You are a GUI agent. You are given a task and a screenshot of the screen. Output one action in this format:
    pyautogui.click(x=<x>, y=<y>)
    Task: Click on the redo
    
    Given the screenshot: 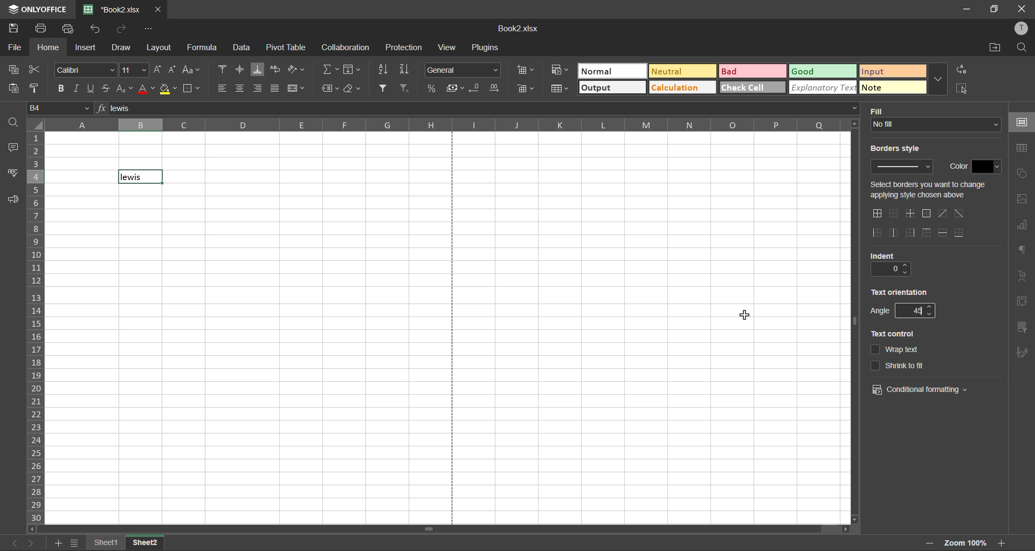 What is the action you would take?
    pyautogui.click(x=123, y=29)
    